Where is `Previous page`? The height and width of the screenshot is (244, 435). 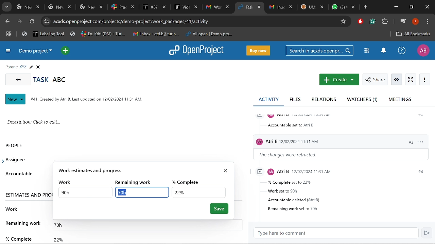 Previous page is located at coordinates (7, 21).